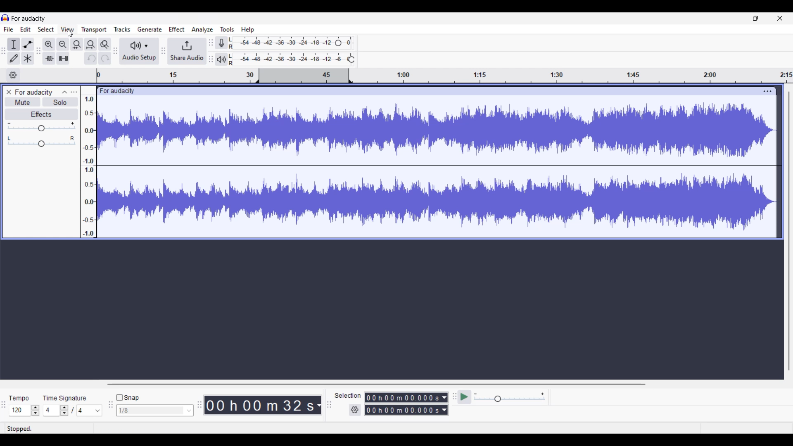  What do you see at coordinates (42, 114) in the screenshot?
I see `Effects` at bounding box center [42, 114].